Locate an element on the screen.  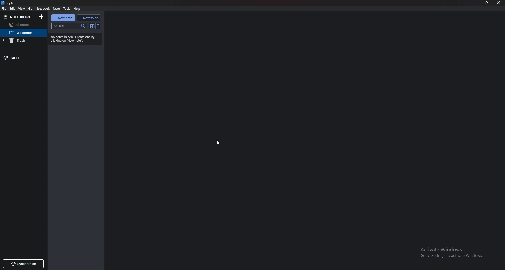
Synchronize is located at coordinates (23, 264).